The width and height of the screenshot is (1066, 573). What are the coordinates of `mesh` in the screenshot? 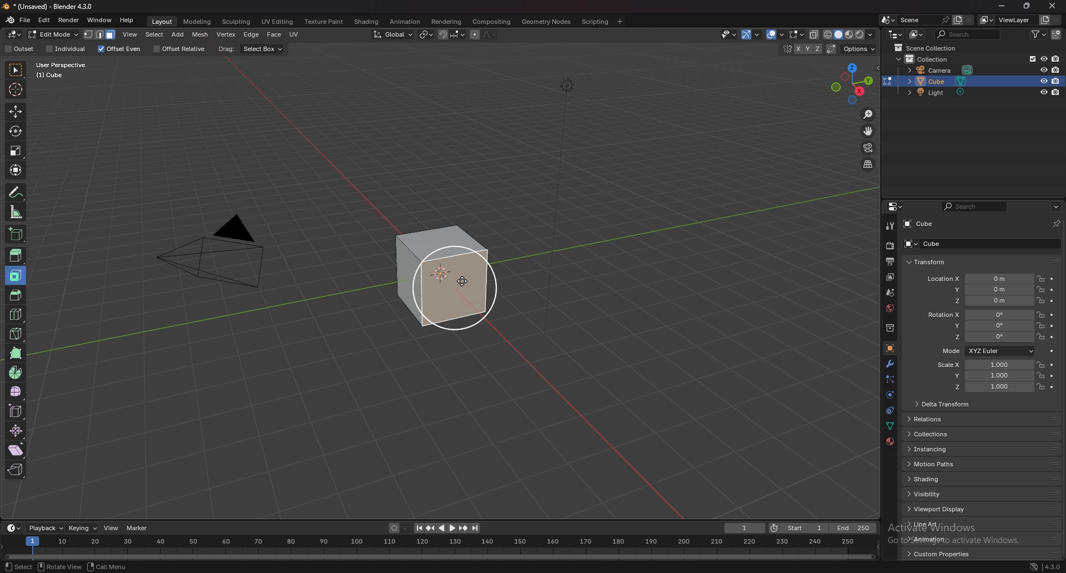 It's located at (200, 35).